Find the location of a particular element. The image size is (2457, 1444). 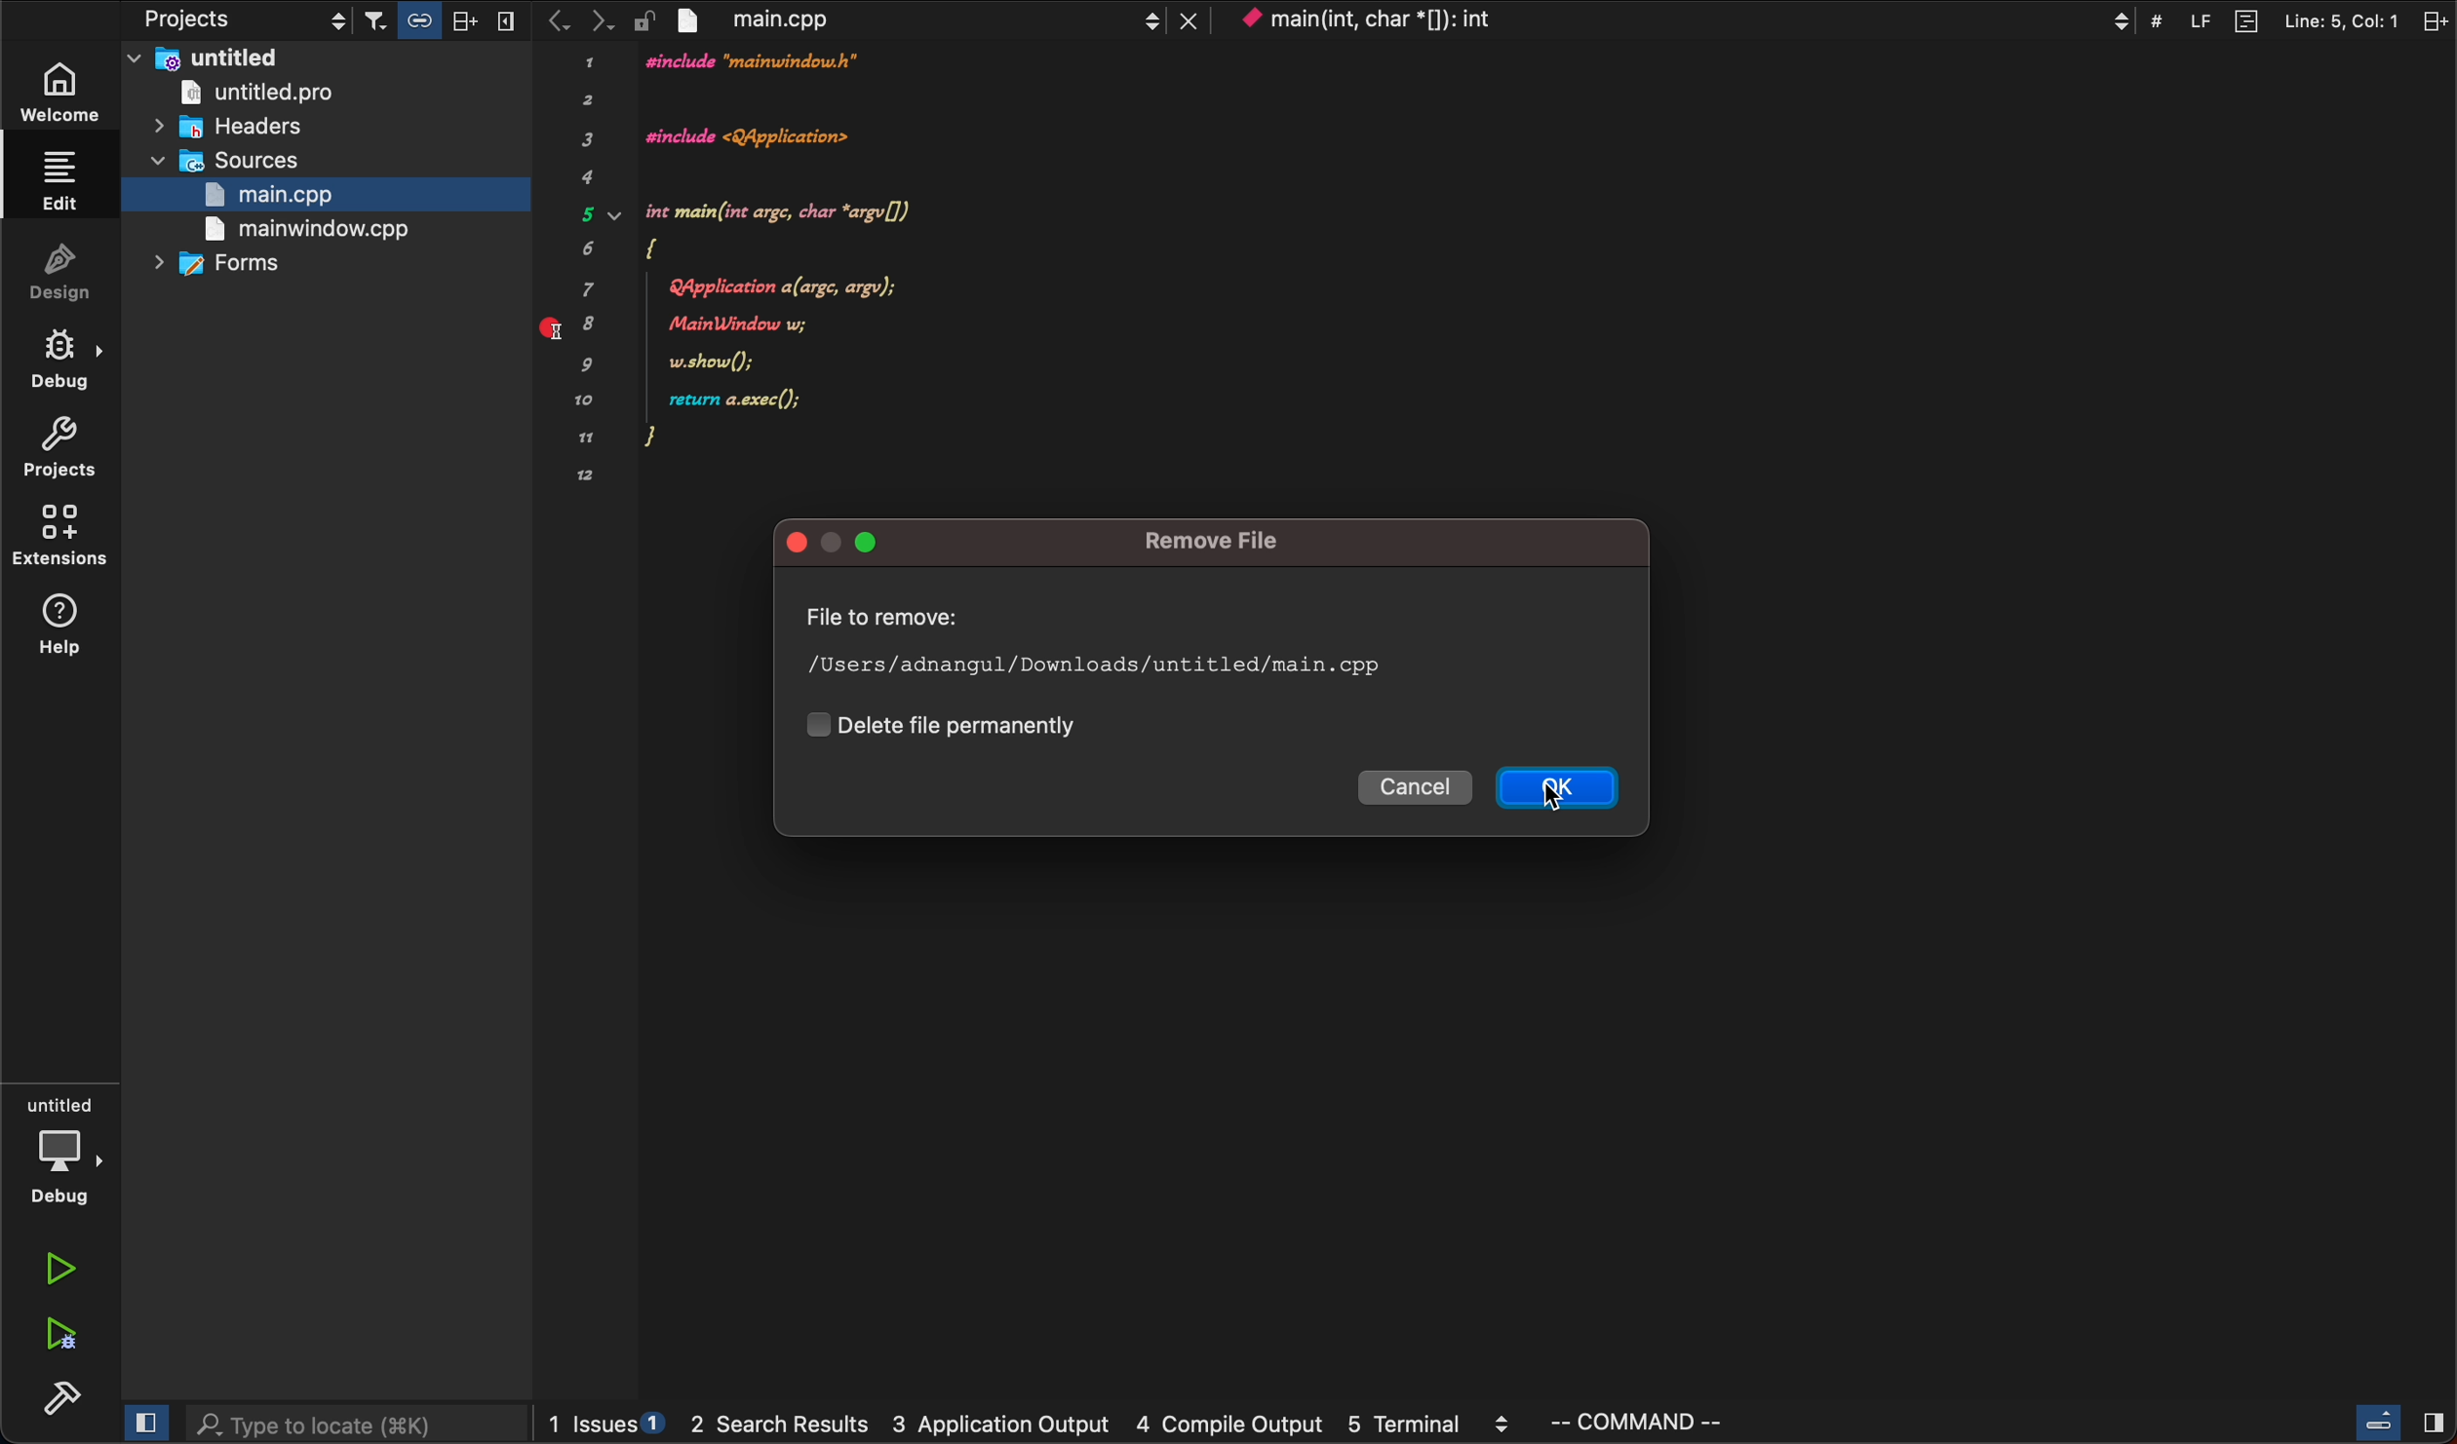

main world>cpp is located at coordinates (297, 229).